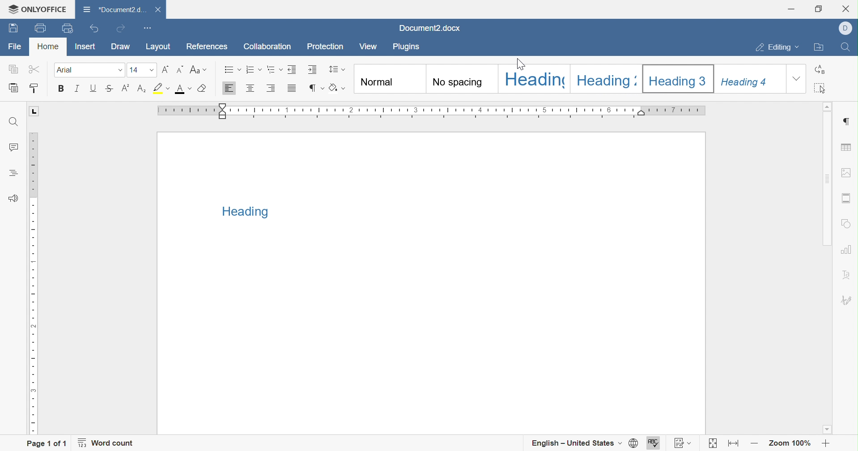  I want to click on Font color, so click(182, 89).